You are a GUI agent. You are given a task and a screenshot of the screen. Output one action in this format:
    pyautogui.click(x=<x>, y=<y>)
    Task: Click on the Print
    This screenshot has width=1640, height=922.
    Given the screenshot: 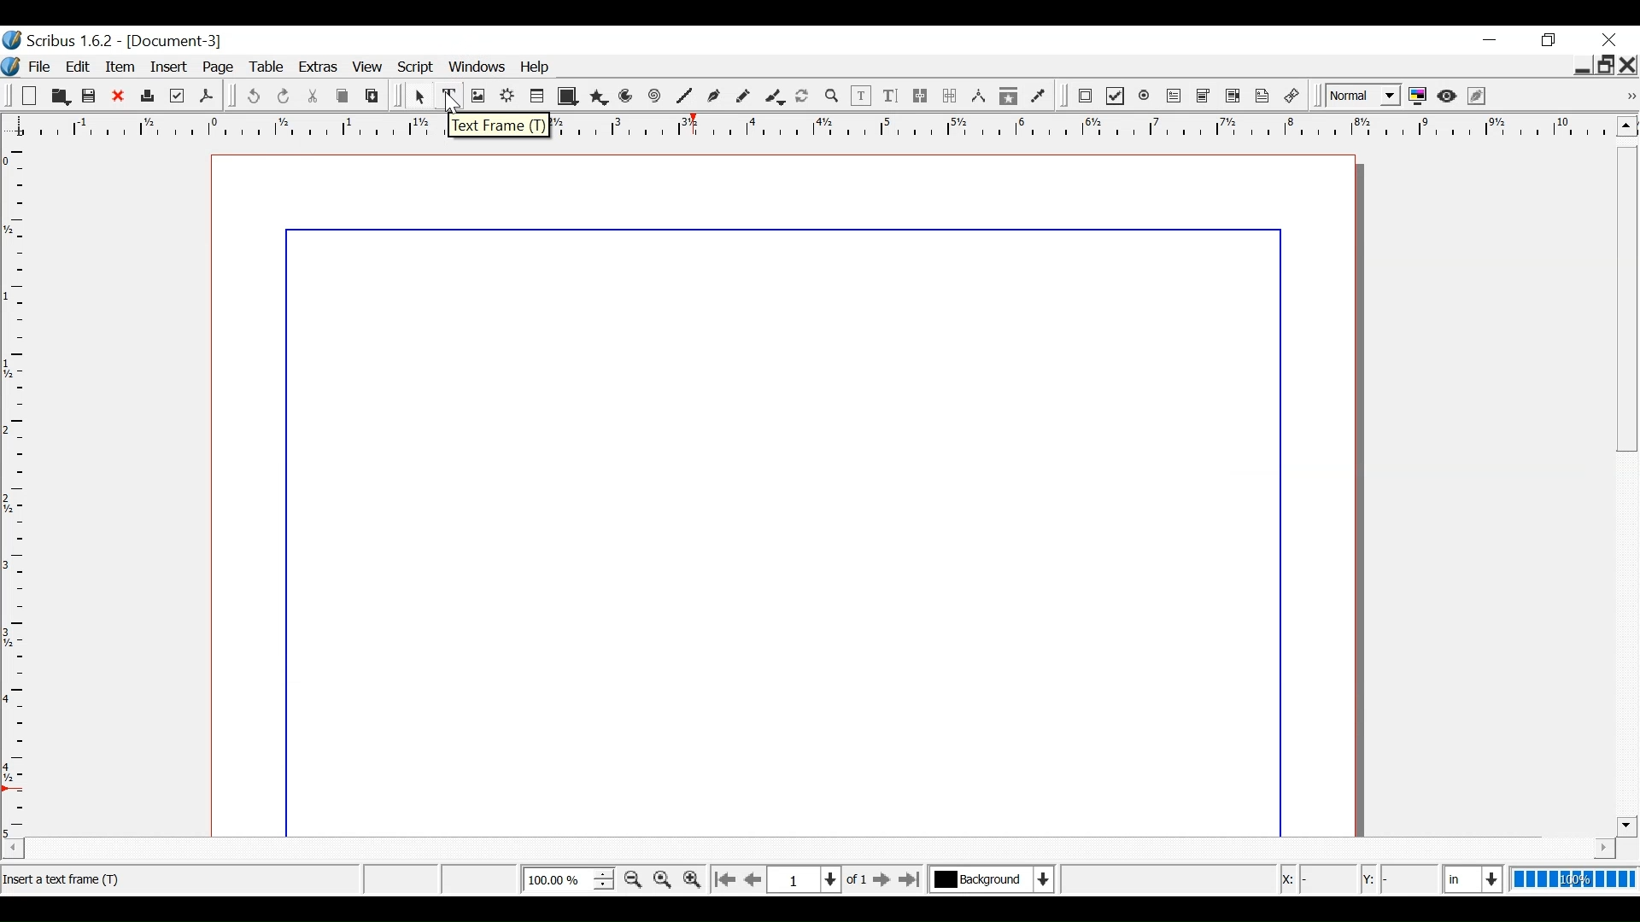 What is the action you would take?
    pyautogui.click(x=147, y=94)
    